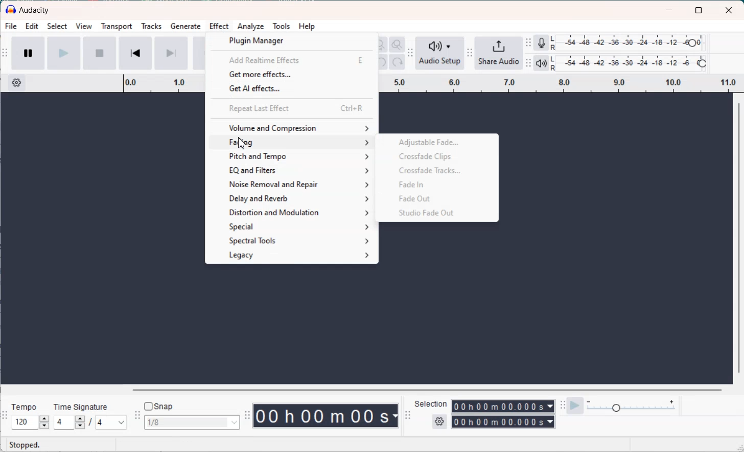 The height and width of the screenshot is (452, 744). I want to click on Audacity audio setup toolbar, so click(410, 53).